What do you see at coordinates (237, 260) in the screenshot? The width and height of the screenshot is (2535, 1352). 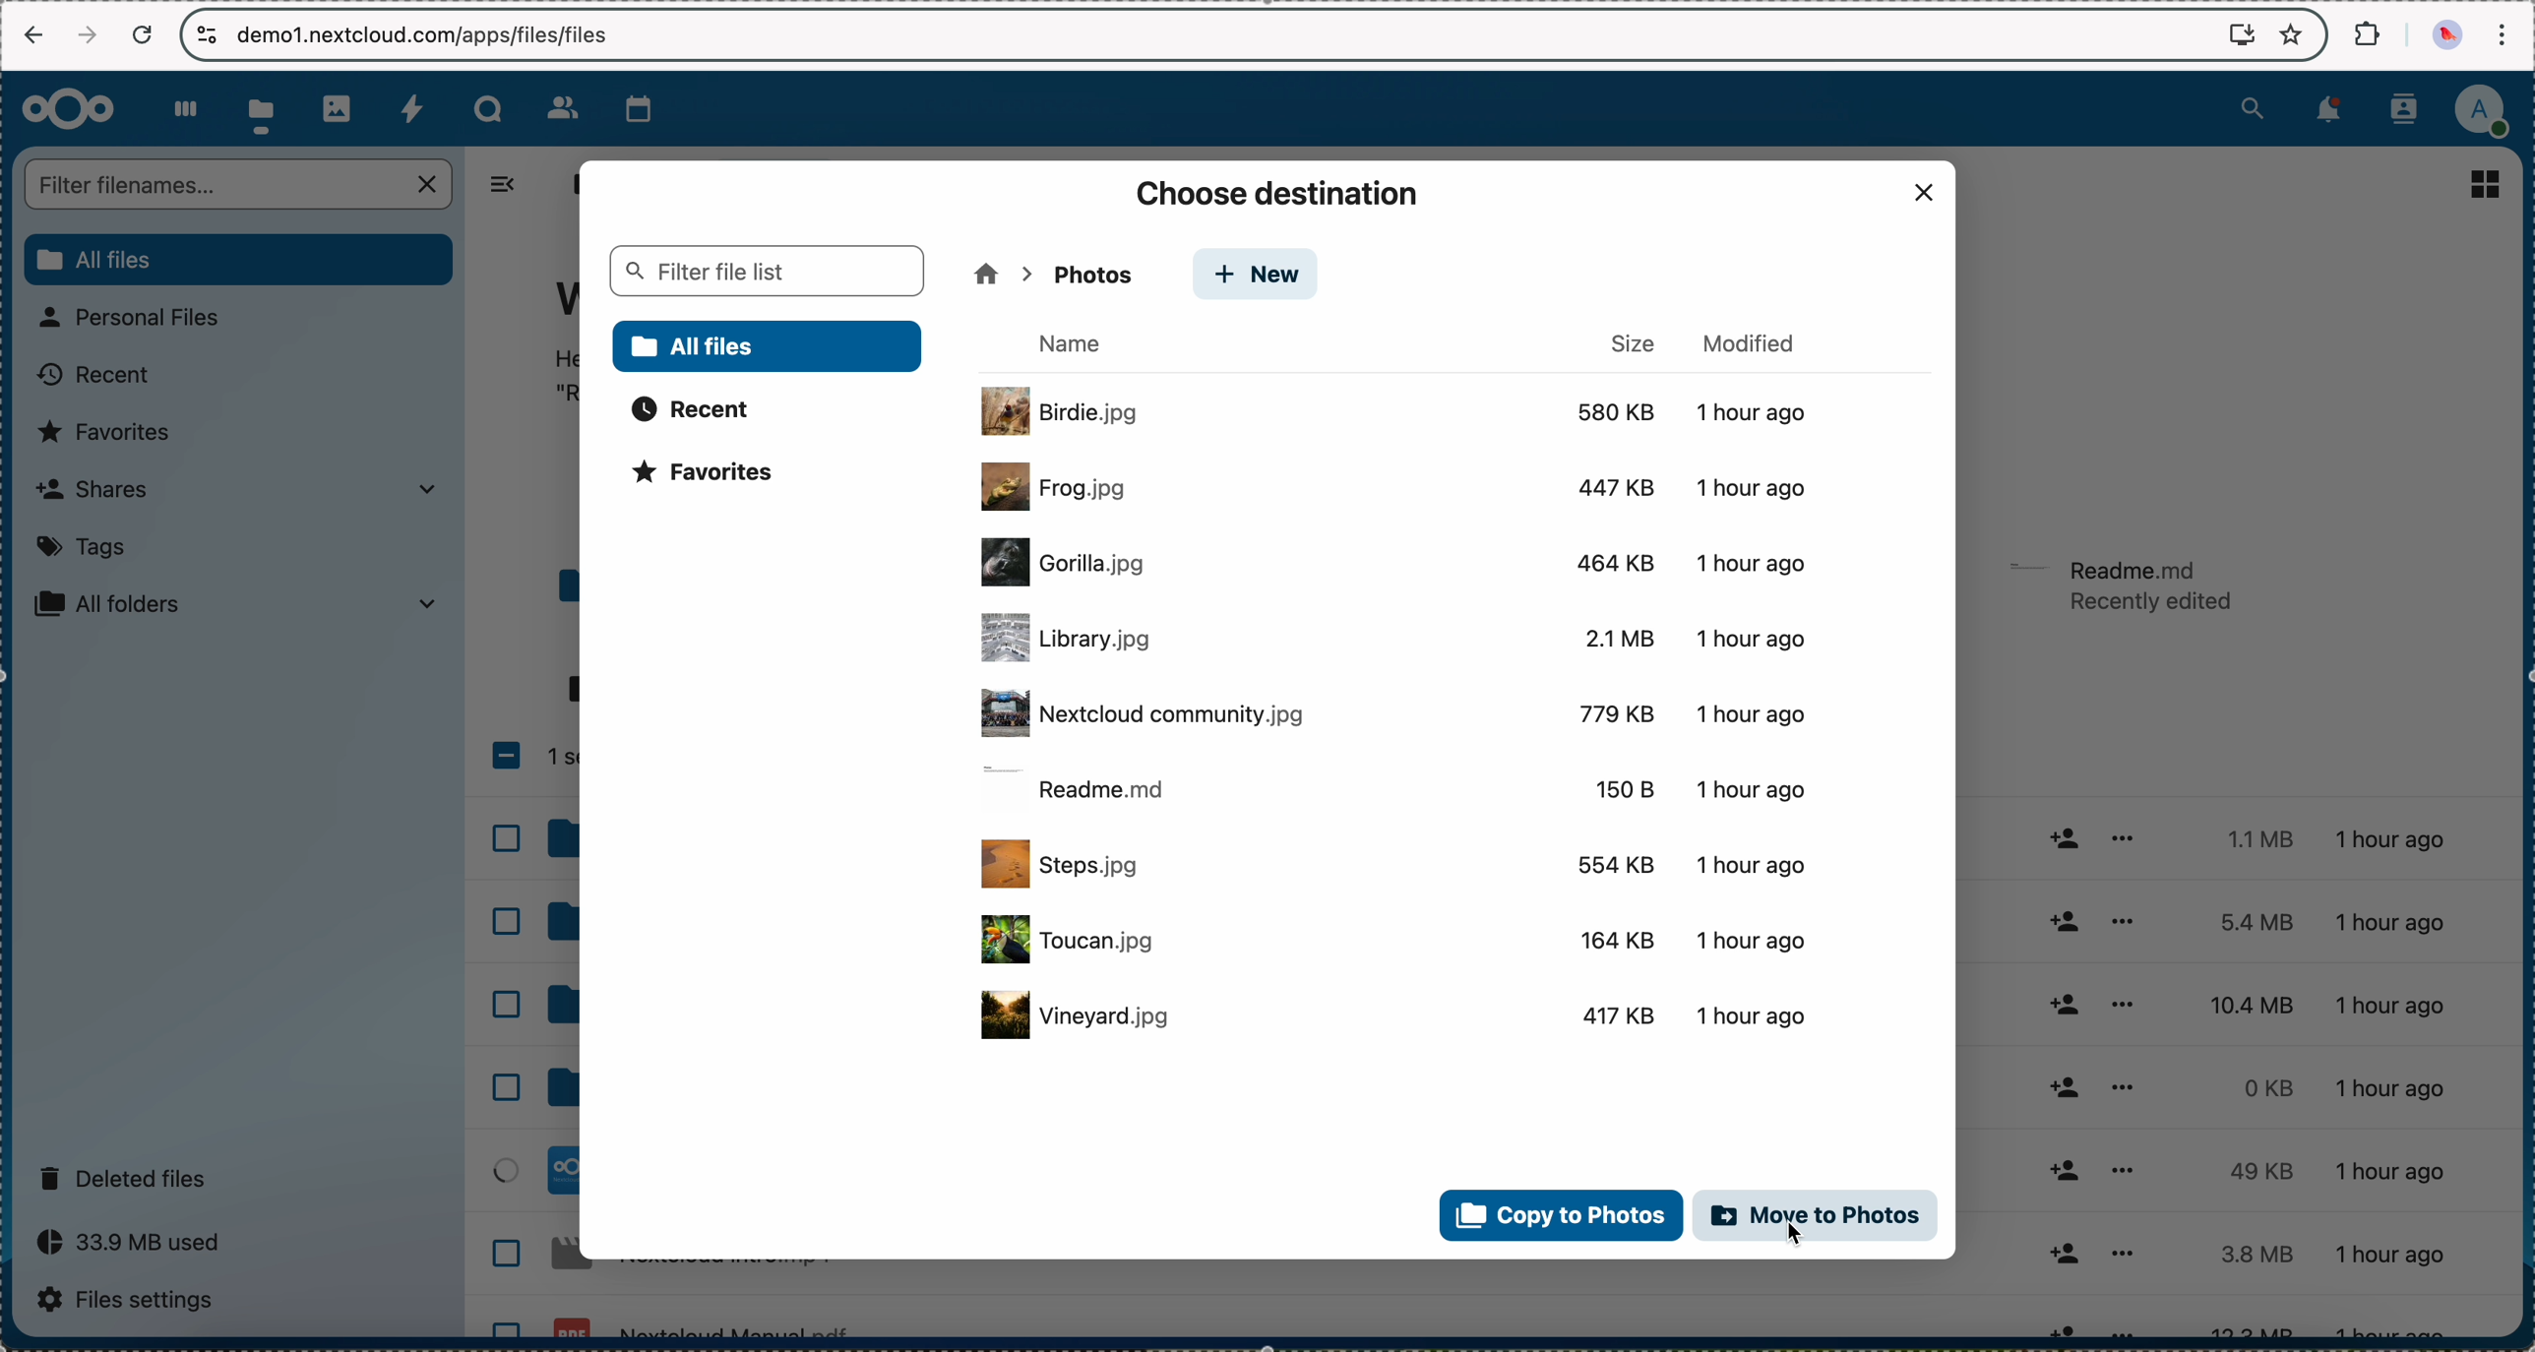 I see `all files` at bounding box center [237, 260].